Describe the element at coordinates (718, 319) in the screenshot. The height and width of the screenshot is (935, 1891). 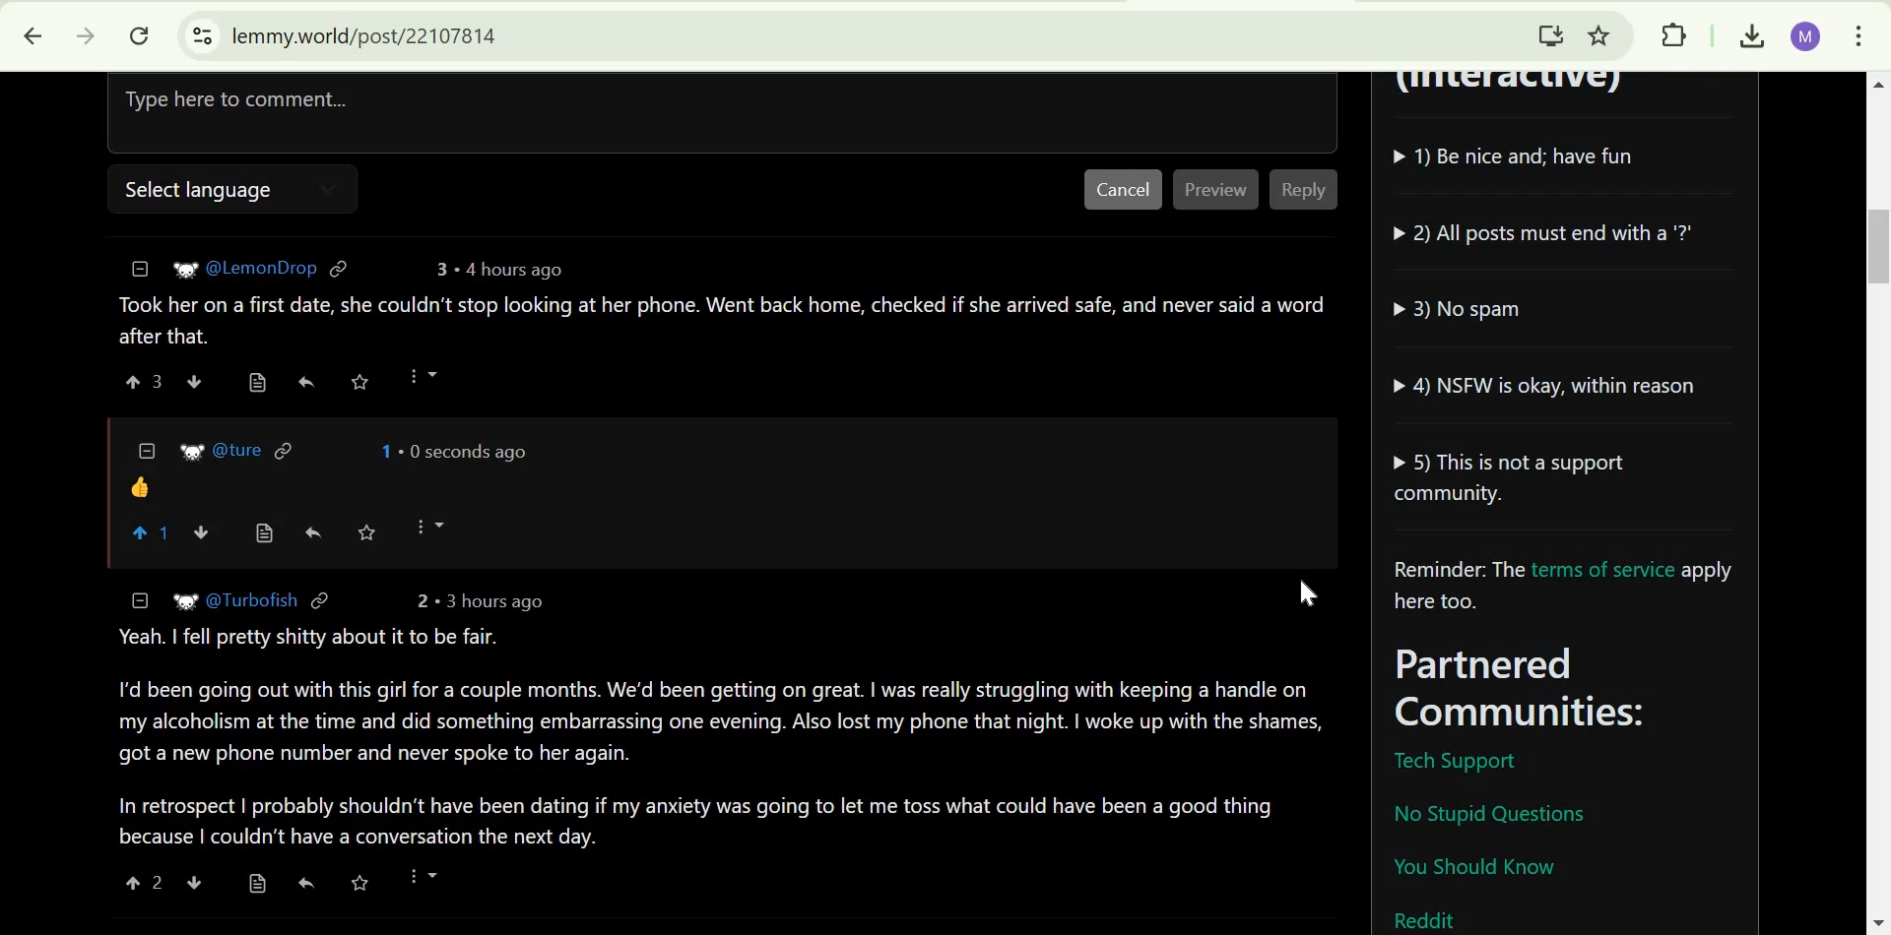
I see `comment` at that location.